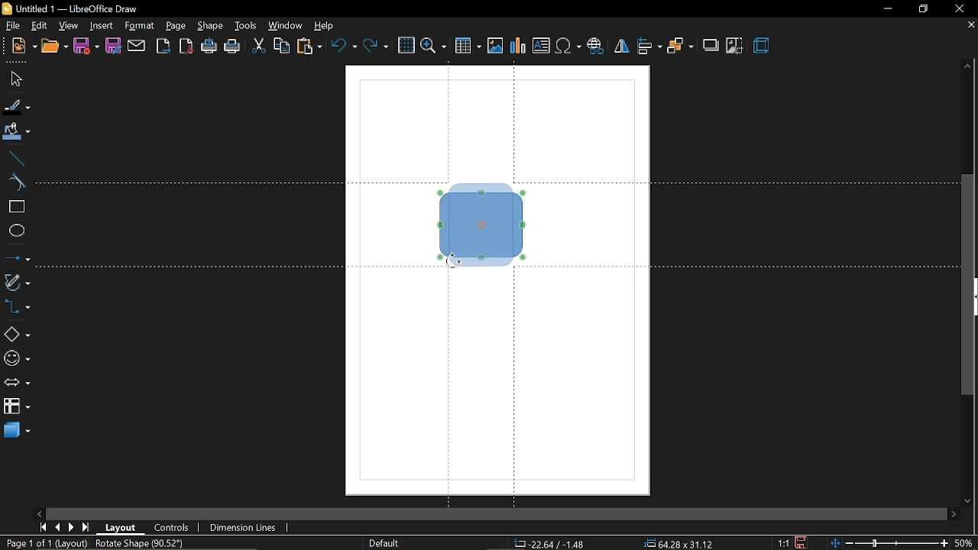 The width and height of the screenshot is (978, 550). I want to click on vertical scrollbar, so click(967, 285).